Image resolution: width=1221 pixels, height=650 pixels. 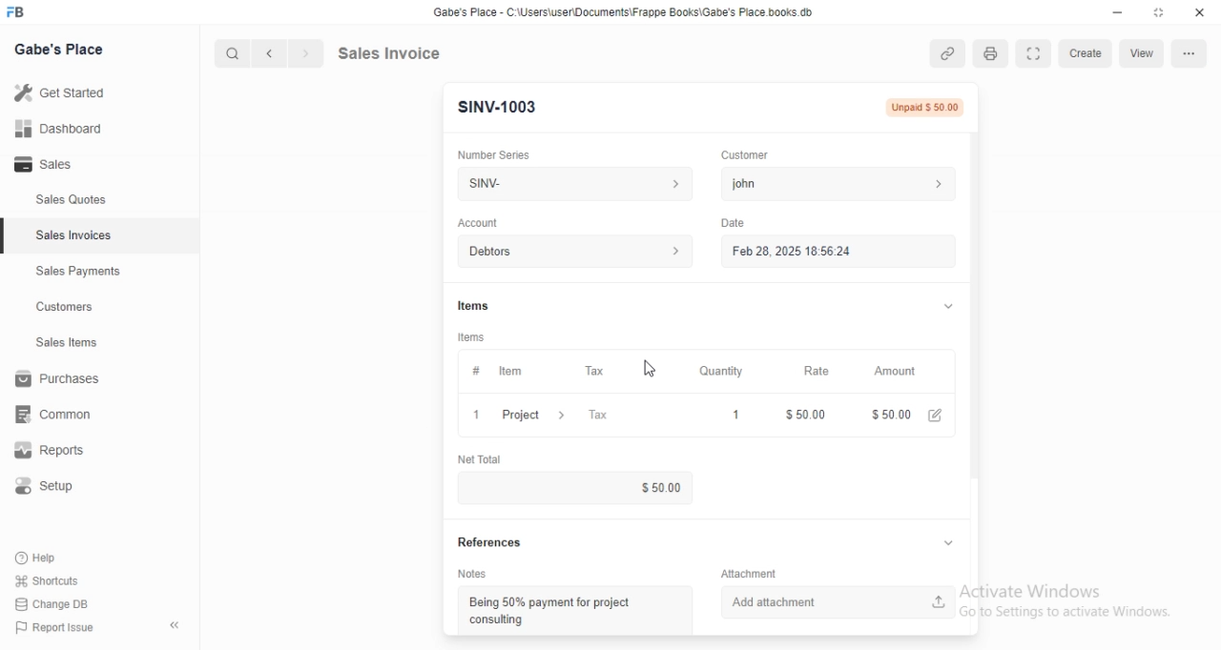 I want to click on SINV-1003, so click(x=504, y=107).